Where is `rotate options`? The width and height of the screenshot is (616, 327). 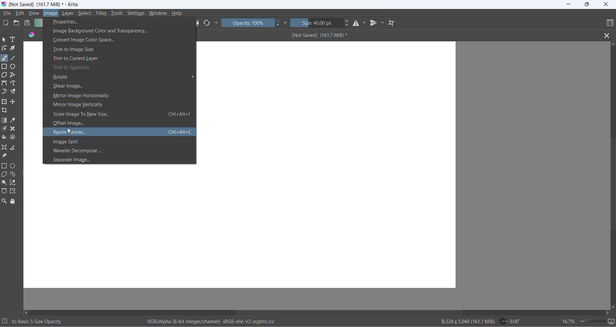
rotate options is located at coordinates (121, 78).